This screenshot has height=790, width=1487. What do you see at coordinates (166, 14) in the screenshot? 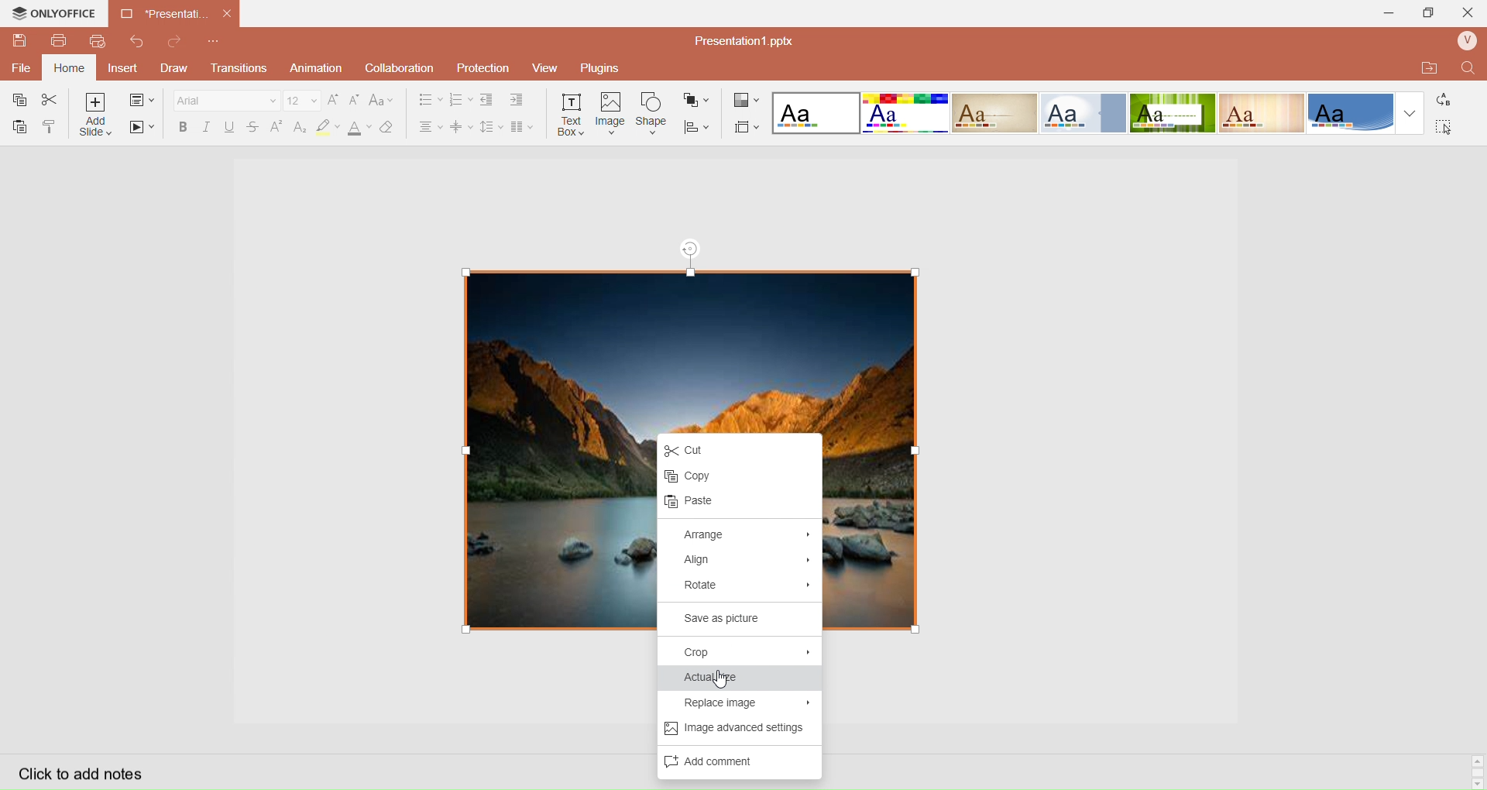
I see `Current open document` at bounding box center [166, 14].